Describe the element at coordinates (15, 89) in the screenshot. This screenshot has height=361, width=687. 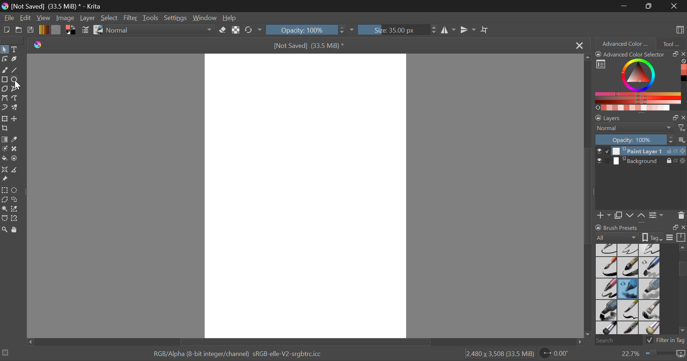
I see `Polyline Tool` at that location.